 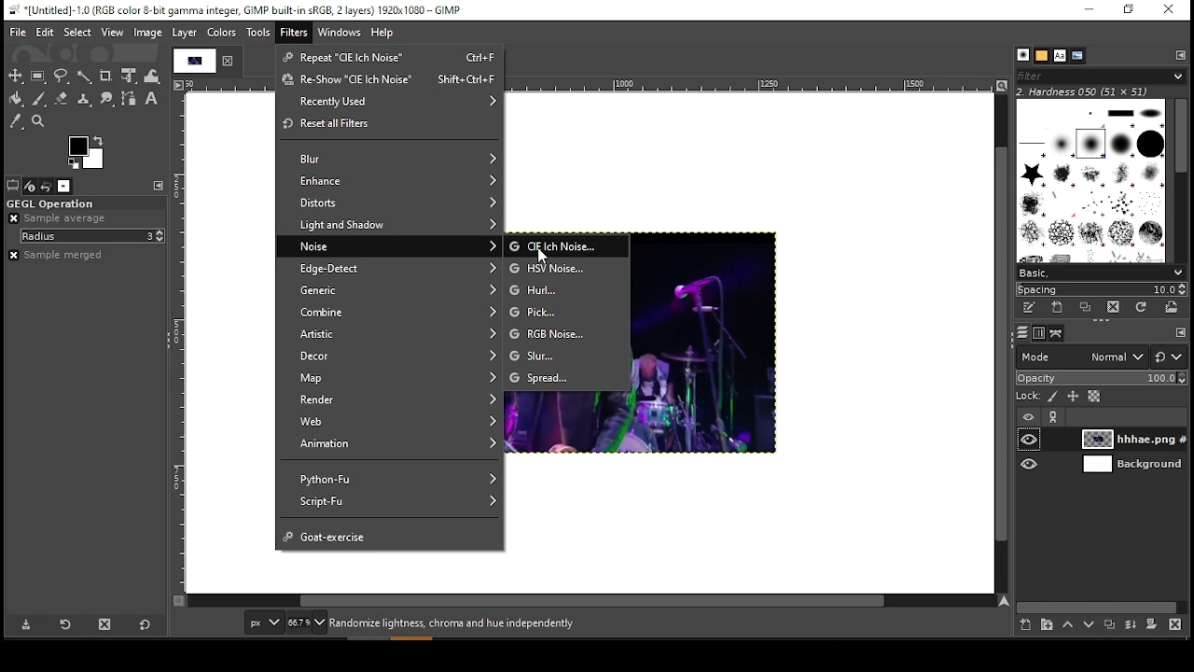 I want to click on edge detect, so click(x=393, y=269).